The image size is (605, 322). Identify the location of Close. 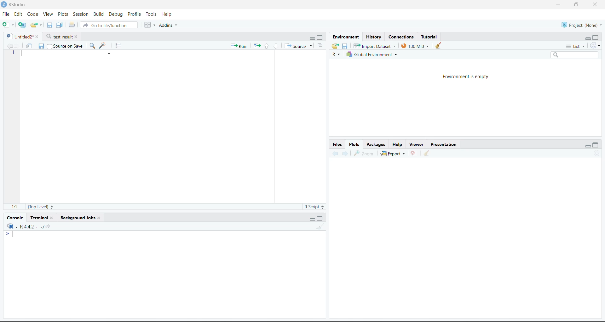
(593, 5).